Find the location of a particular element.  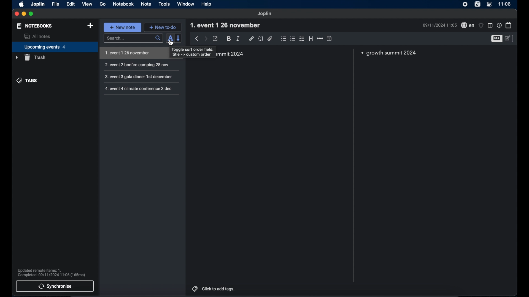

3. event 3 gala dinner 1st december is located at coordinates (139, 77).